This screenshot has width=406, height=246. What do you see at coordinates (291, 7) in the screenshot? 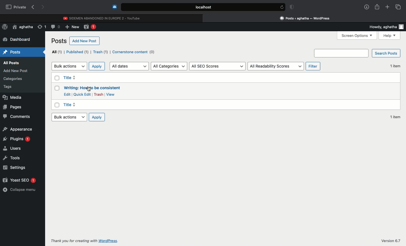
I see `Badge` at bounding box center [291, 7].